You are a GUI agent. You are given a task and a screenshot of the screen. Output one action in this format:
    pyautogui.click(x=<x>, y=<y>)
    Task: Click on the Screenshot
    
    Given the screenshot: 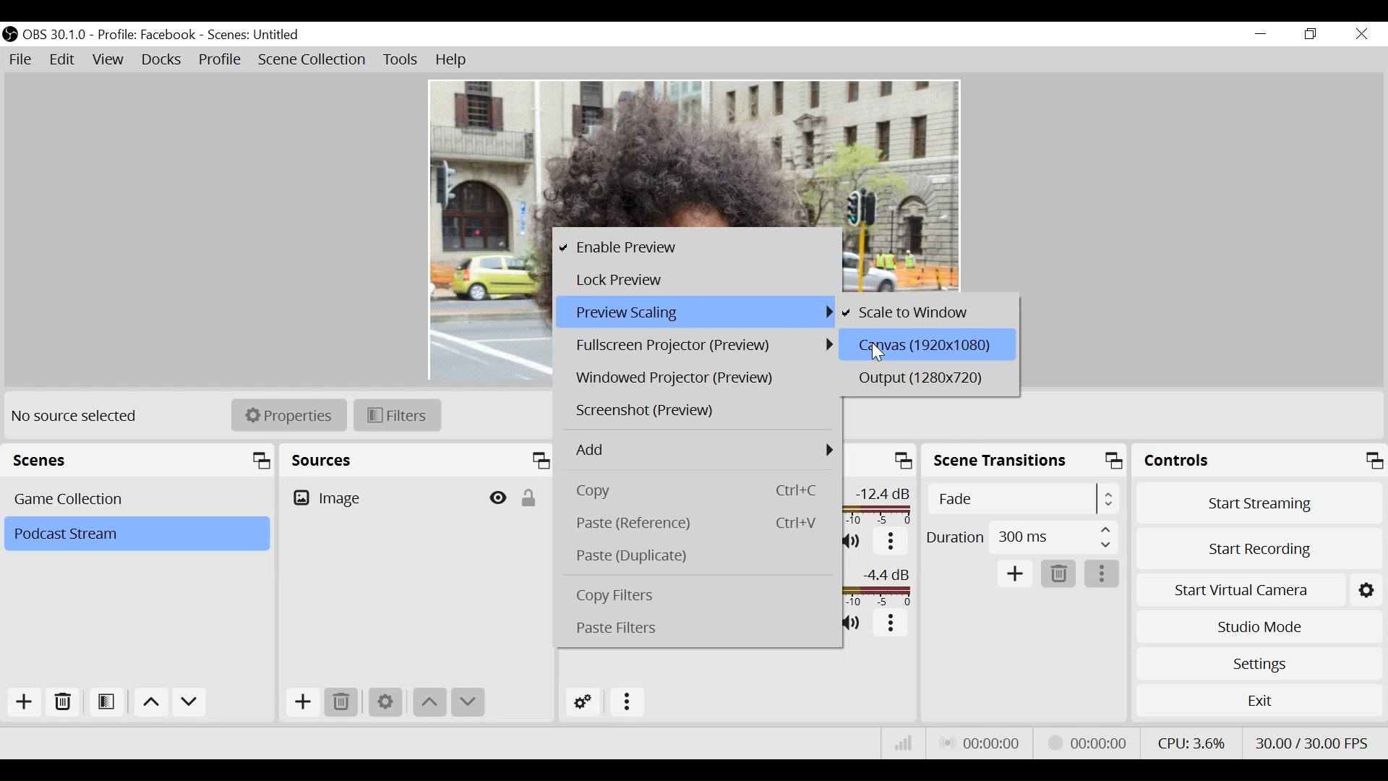 What is the action you would take?
    pyautogui.click(x=697, y=411)
    